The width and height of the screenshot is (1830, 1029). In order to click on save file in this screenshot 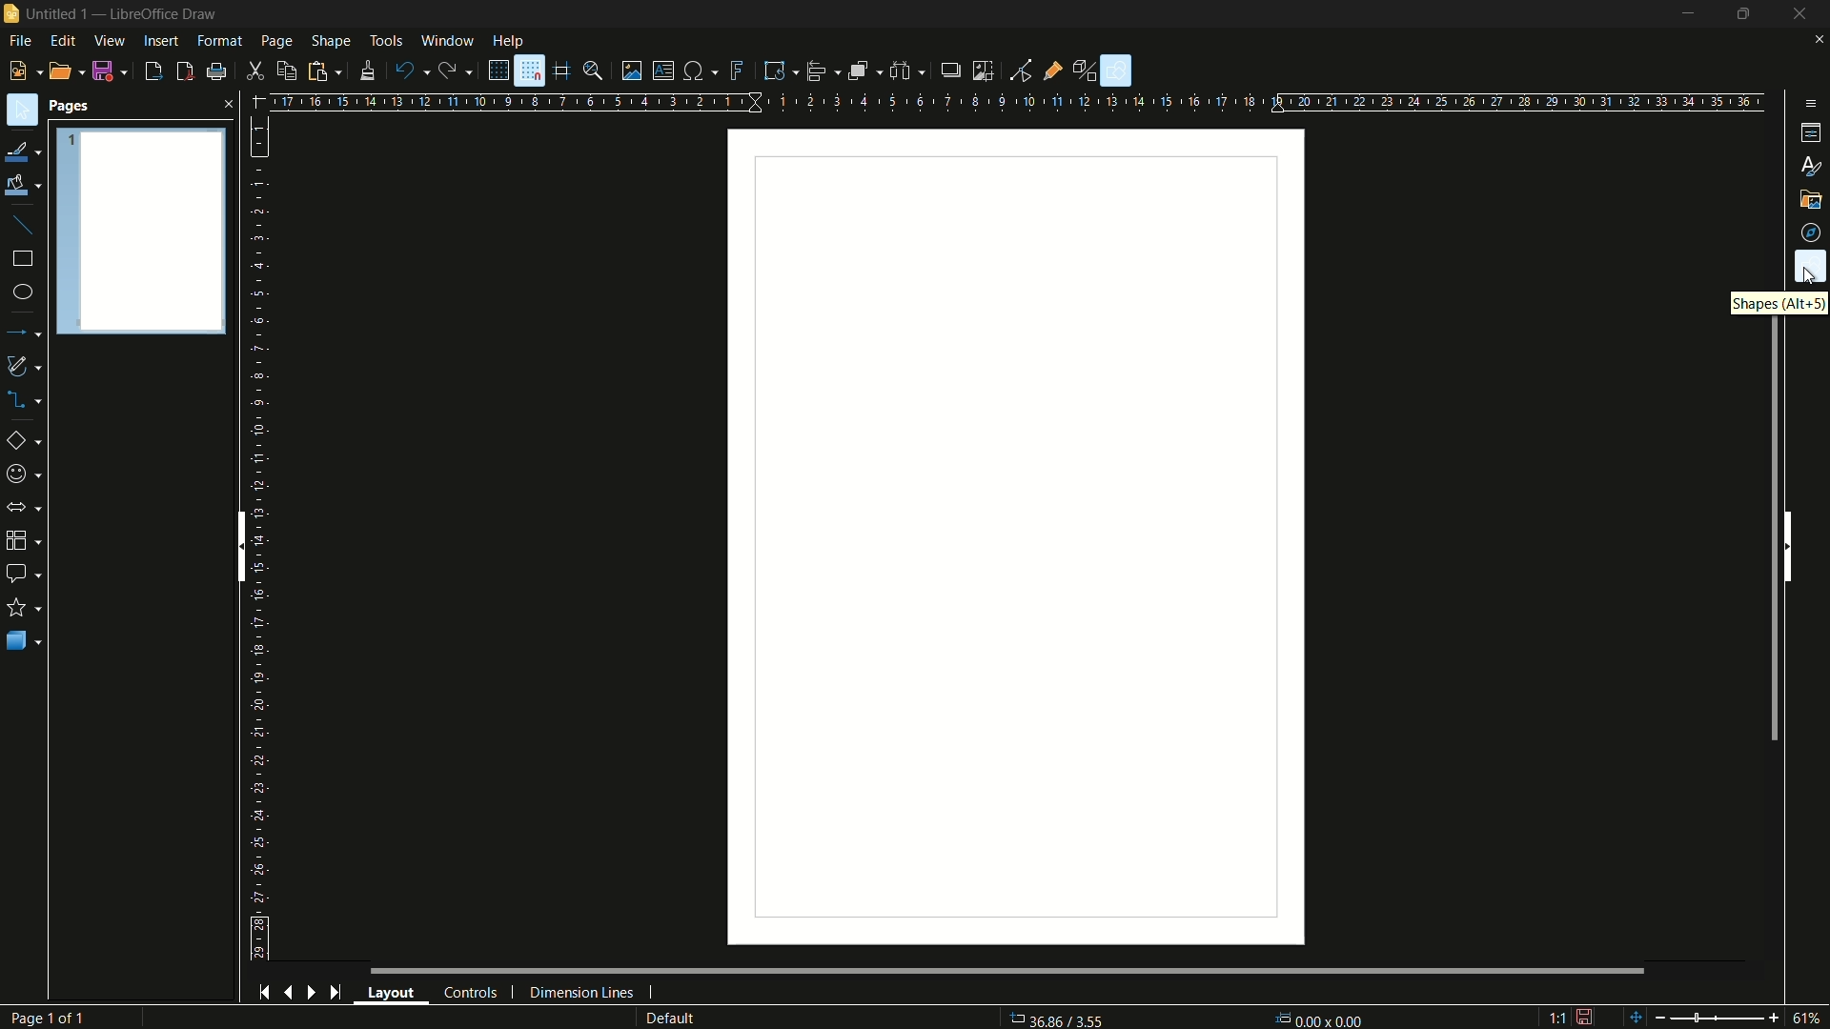, I will do `click(111, 71)`.